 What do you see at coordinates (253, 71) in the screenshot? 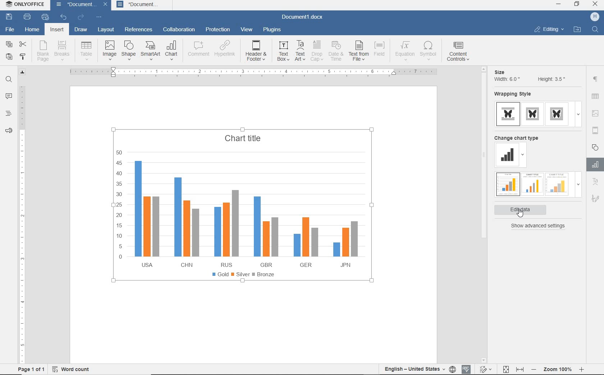
I see `ruler` at bounding box center [253, 71].